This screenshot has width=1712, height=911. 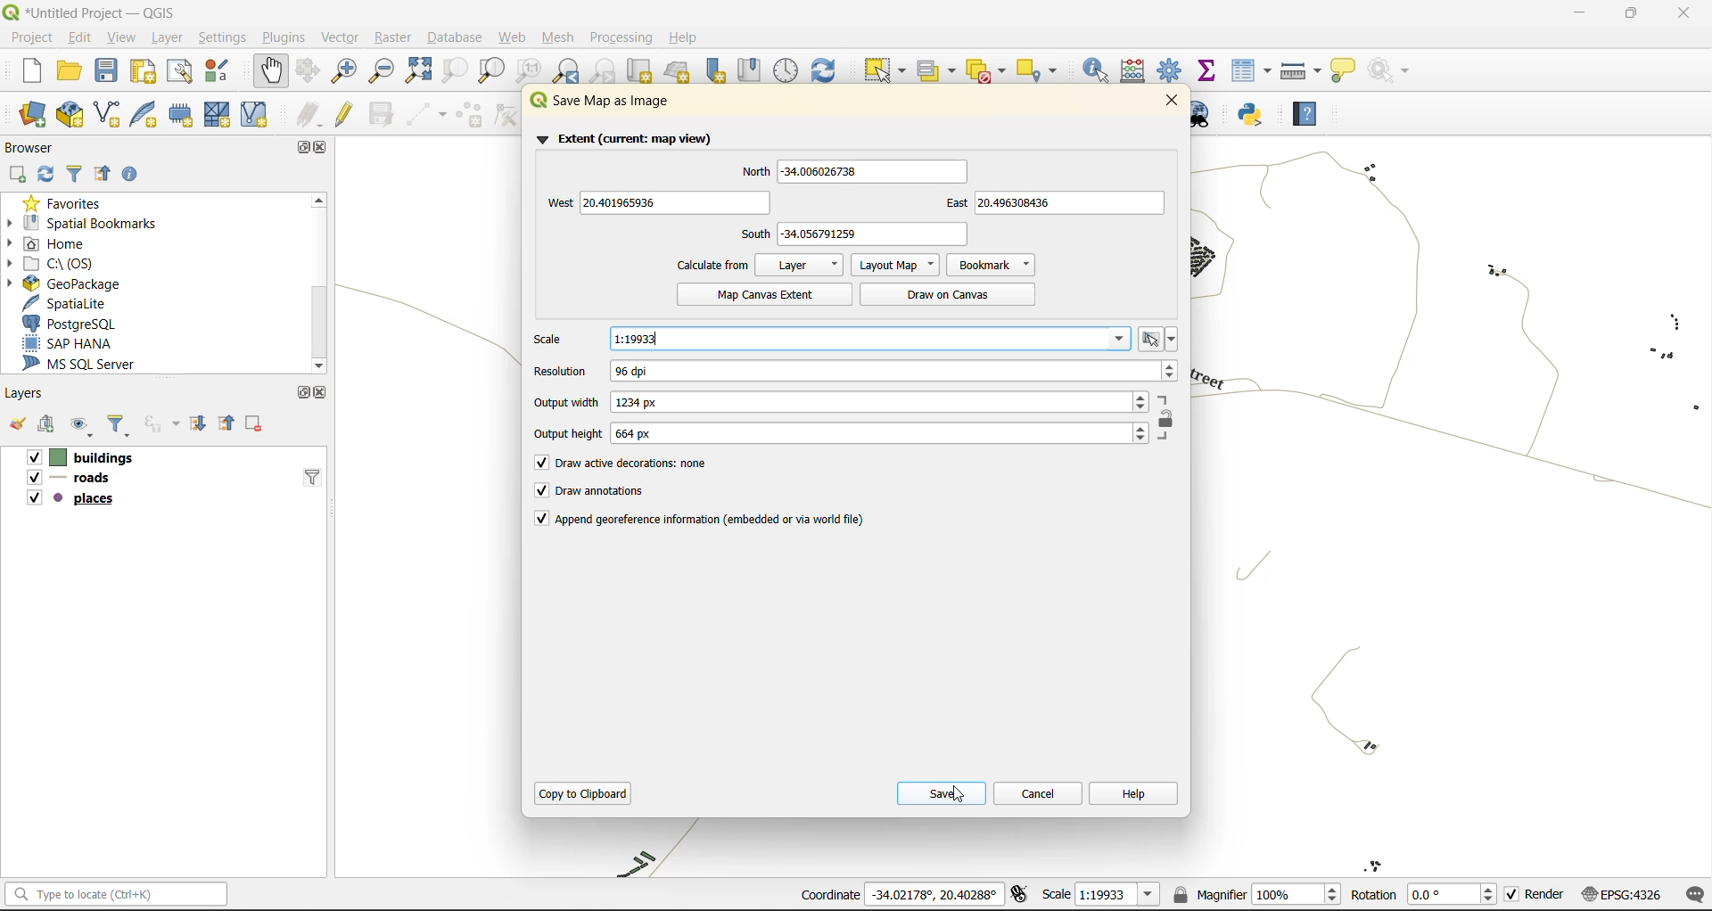 What do you see at coordinates (69, 285) in the screenshot?
I see `geopackage` at bounding box center [69, 285].